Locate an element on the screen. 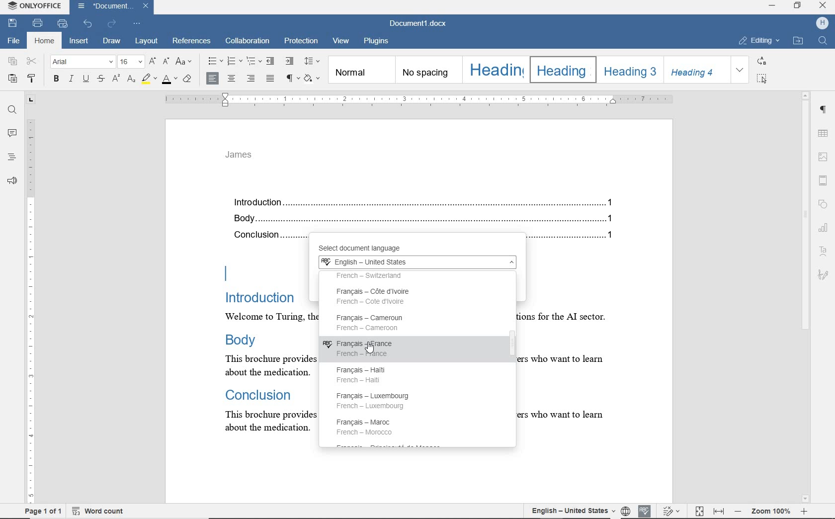 This screenshot has width=835, height=519. plugins is located at coordinates (376, 41).